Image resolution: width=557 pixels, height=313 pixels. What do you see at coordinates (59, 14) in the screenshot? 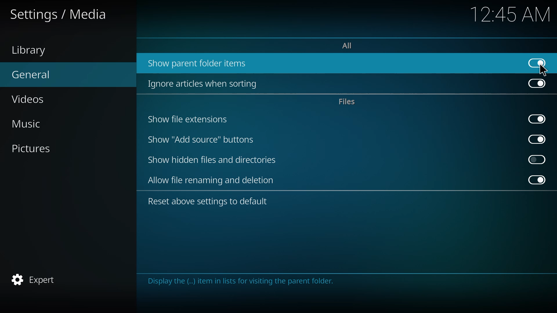
I see `settings media` at bounding box center [59, 14].